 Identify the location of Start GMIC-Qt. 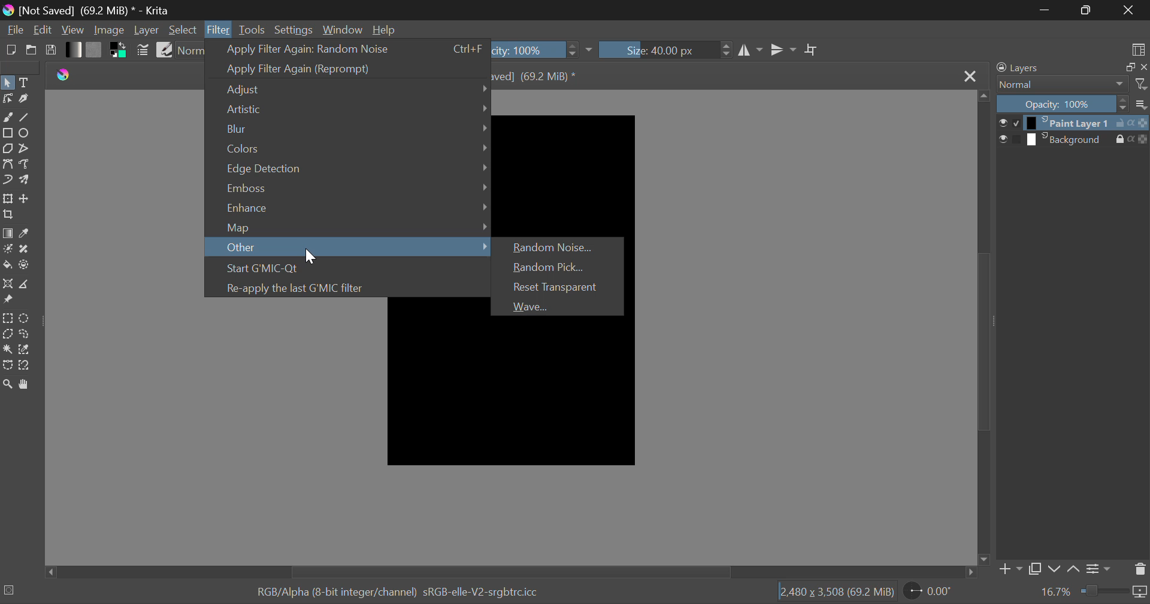
(345, 266).